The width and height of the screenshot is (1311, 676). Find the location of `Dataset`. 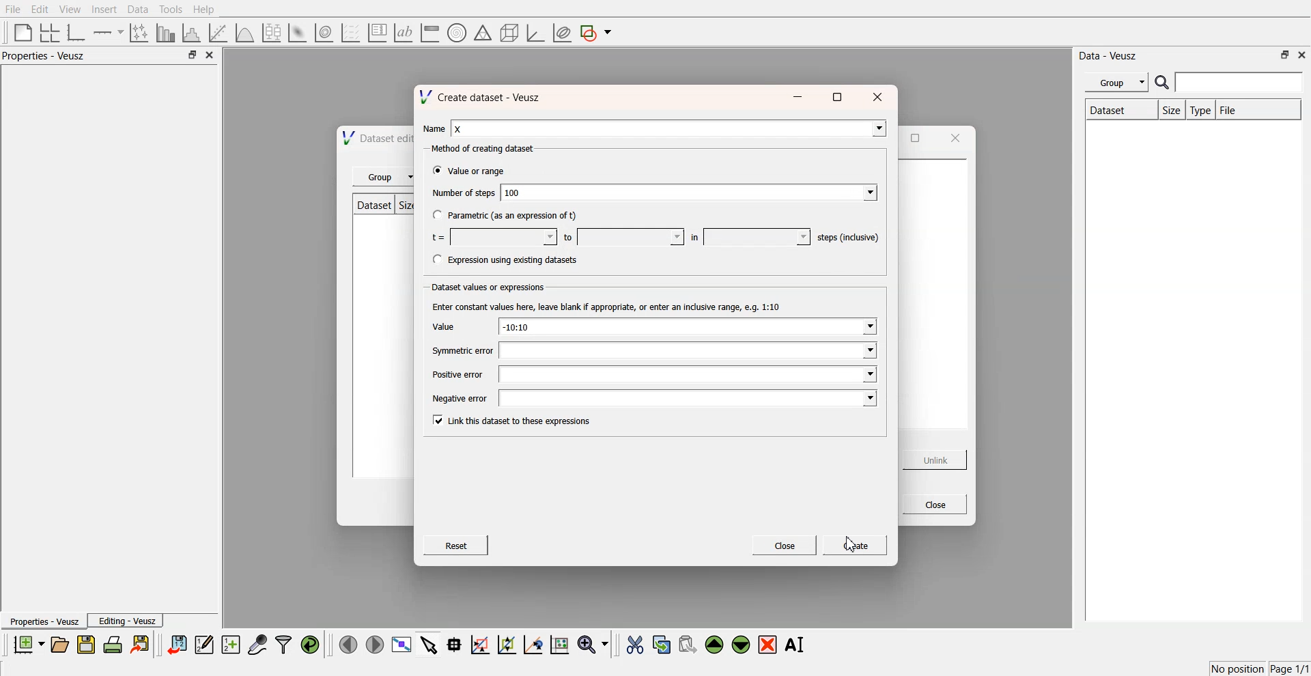

Dataset is located at coordinates (1118, 111).